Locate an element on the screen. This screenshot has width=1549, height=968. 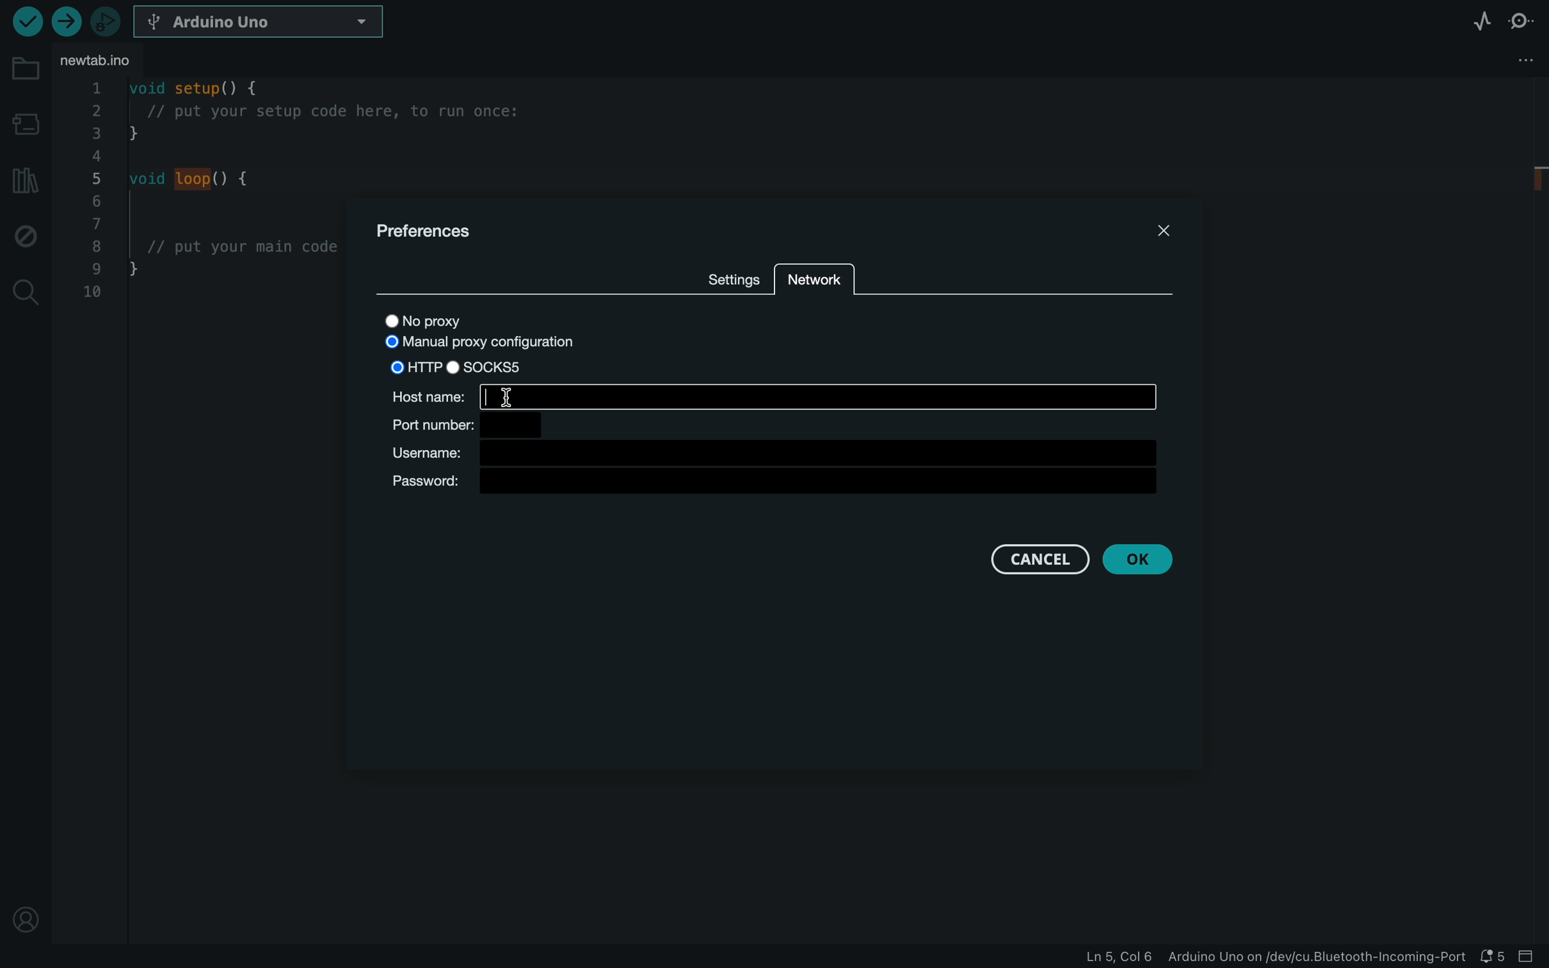
port number is located at coordinates (487, 424).